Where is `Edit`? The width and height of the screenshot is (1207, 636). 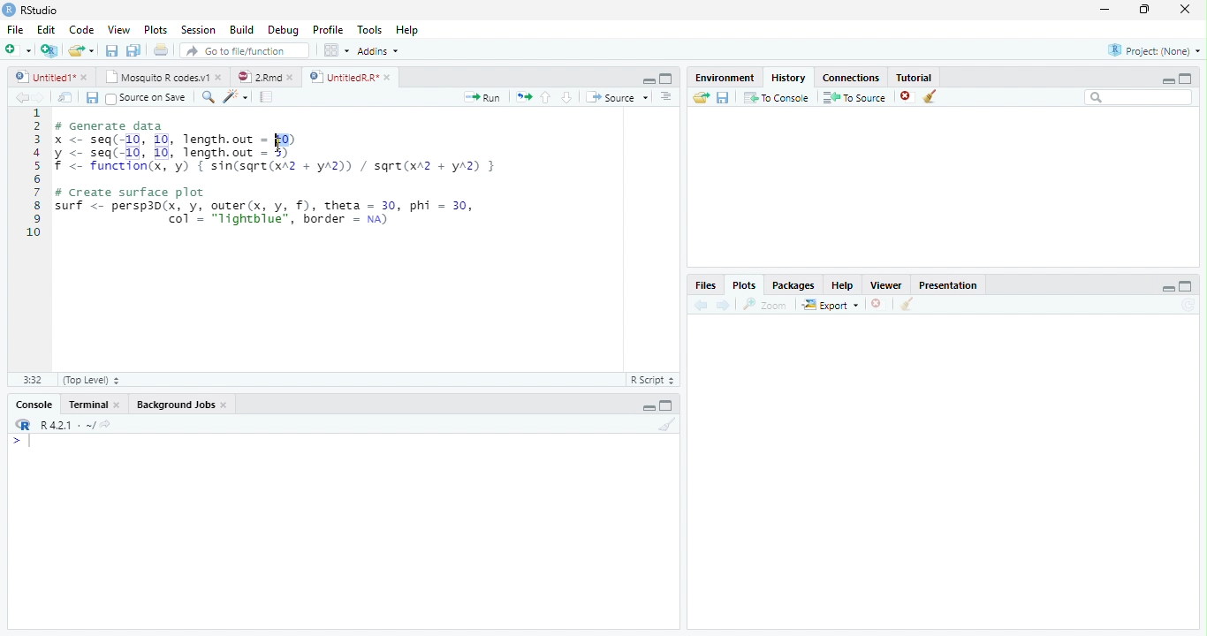 Edit is located at coordinates (45, 29).